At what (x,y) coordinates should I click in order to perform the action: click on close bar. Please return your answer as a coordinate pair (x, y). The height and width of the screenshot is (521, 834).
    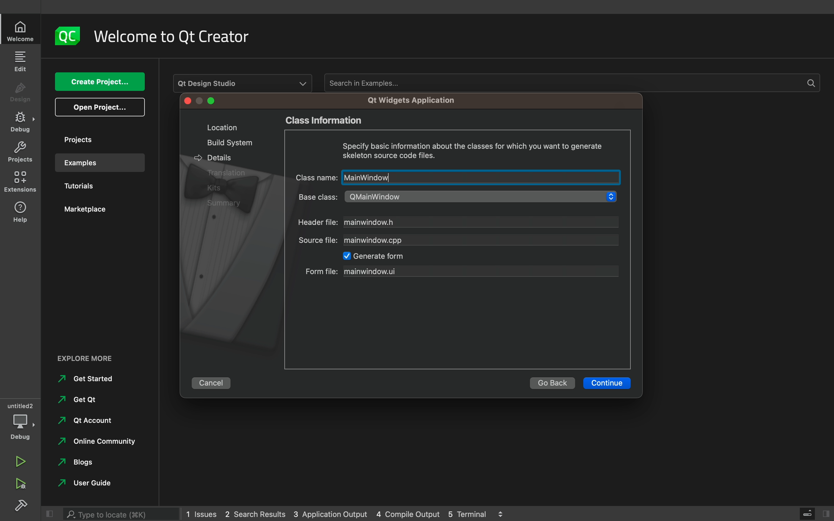
    Looking at the image, I should click on (809, 513).